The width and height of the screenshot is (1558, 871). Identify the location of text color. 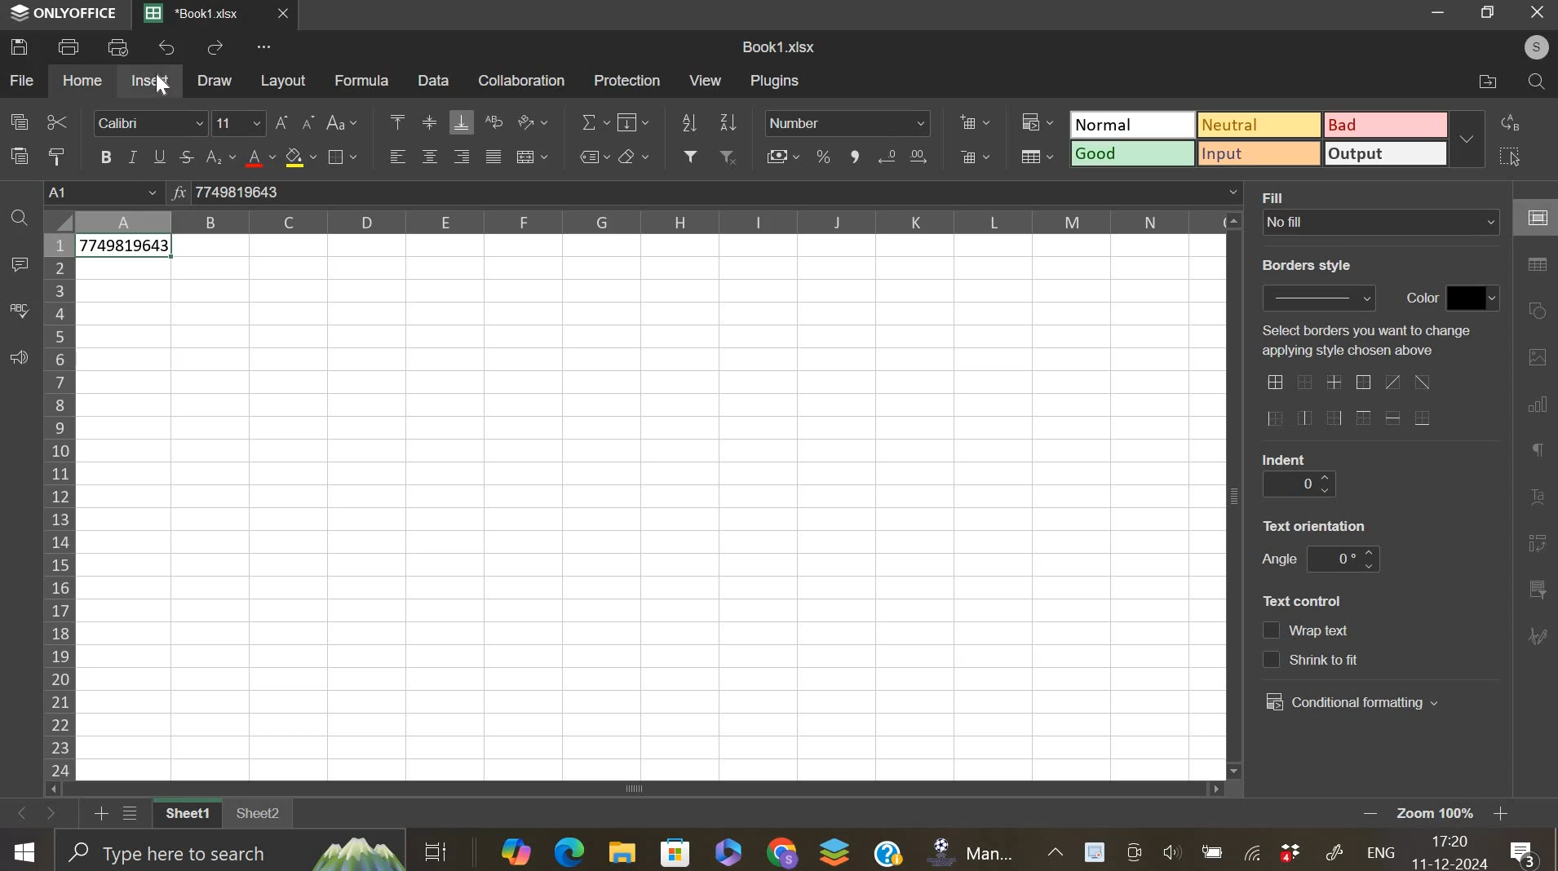
(260, 159).